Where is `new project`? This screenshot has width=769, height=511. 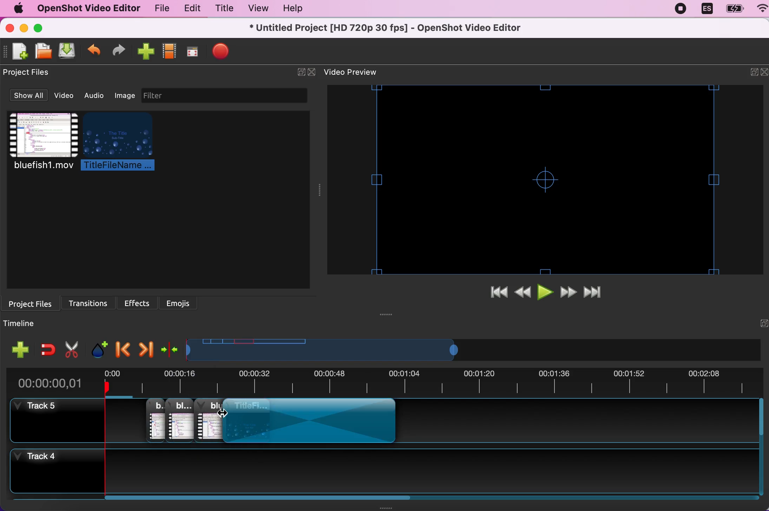
new project is located at coordinates (19, 52).